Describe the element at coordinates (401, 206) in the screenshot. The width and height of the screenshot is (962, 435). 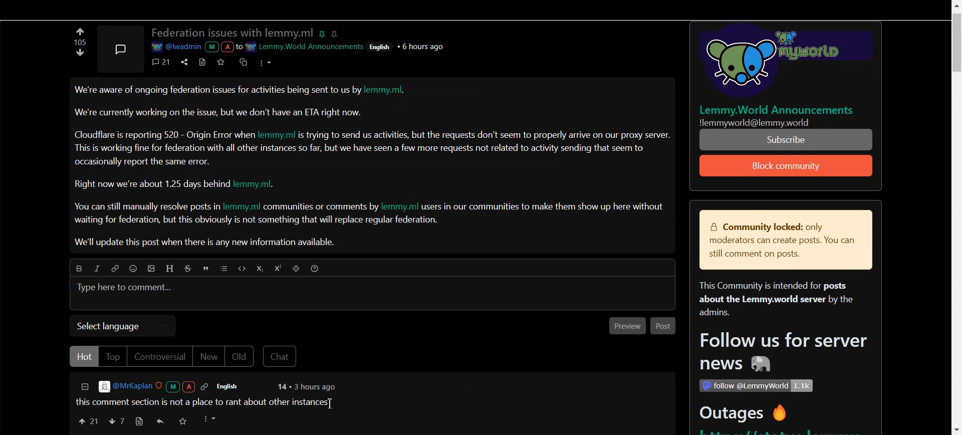
I see `lemmy.ml` at that location.